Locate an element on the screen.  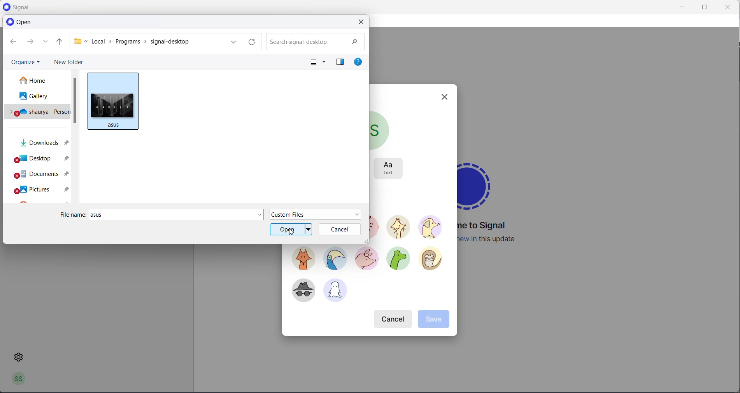
picture is located at coordinates (116, 110).